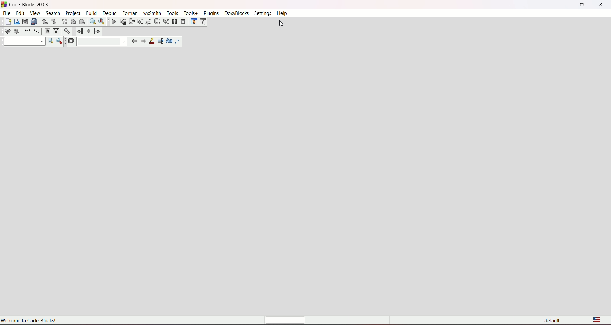 The width and height of the screenshot is (611, 325). Describe the element at coordinates (91, 13) in the screenshot. I see `build` at that location.